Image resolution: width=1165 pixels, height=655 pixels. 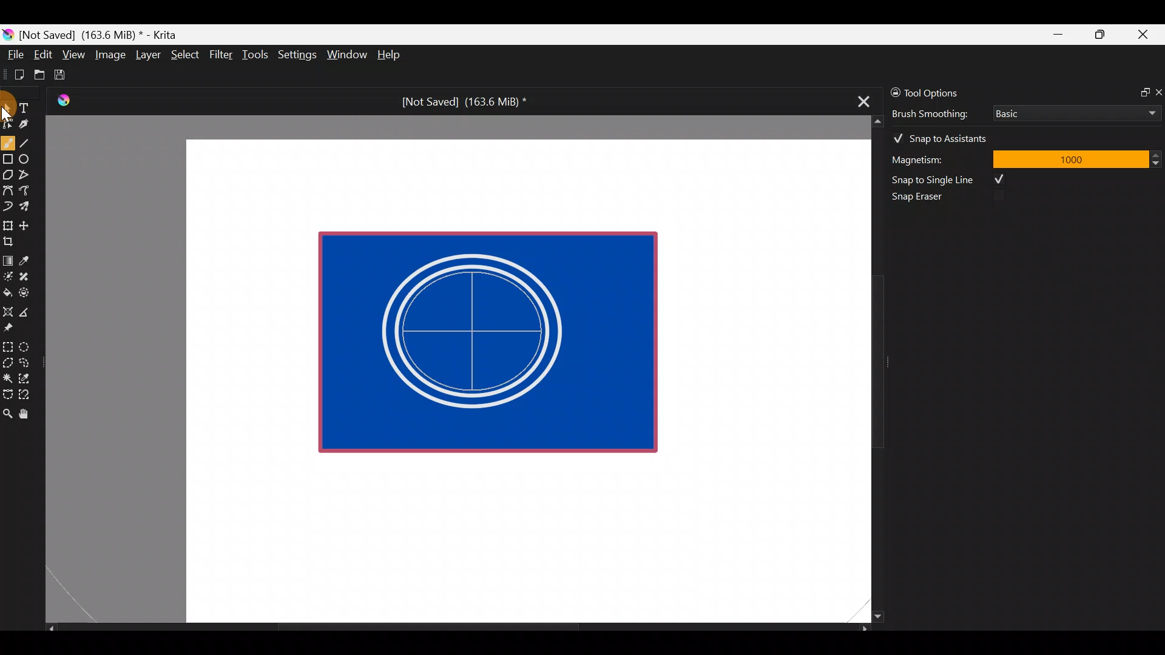 What do you see at coordinates (29, 206) in the screenshot?
I see `Multibrush tool` at bounding box center [29, 206].